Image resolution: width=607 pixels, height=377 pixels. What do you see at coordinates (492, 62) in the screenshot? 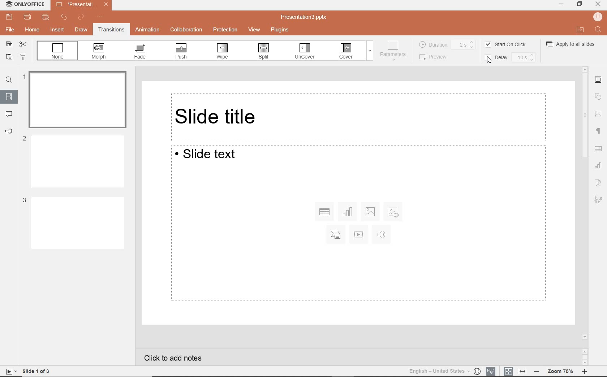
I see `cursor` at bounding box center [492, 62].